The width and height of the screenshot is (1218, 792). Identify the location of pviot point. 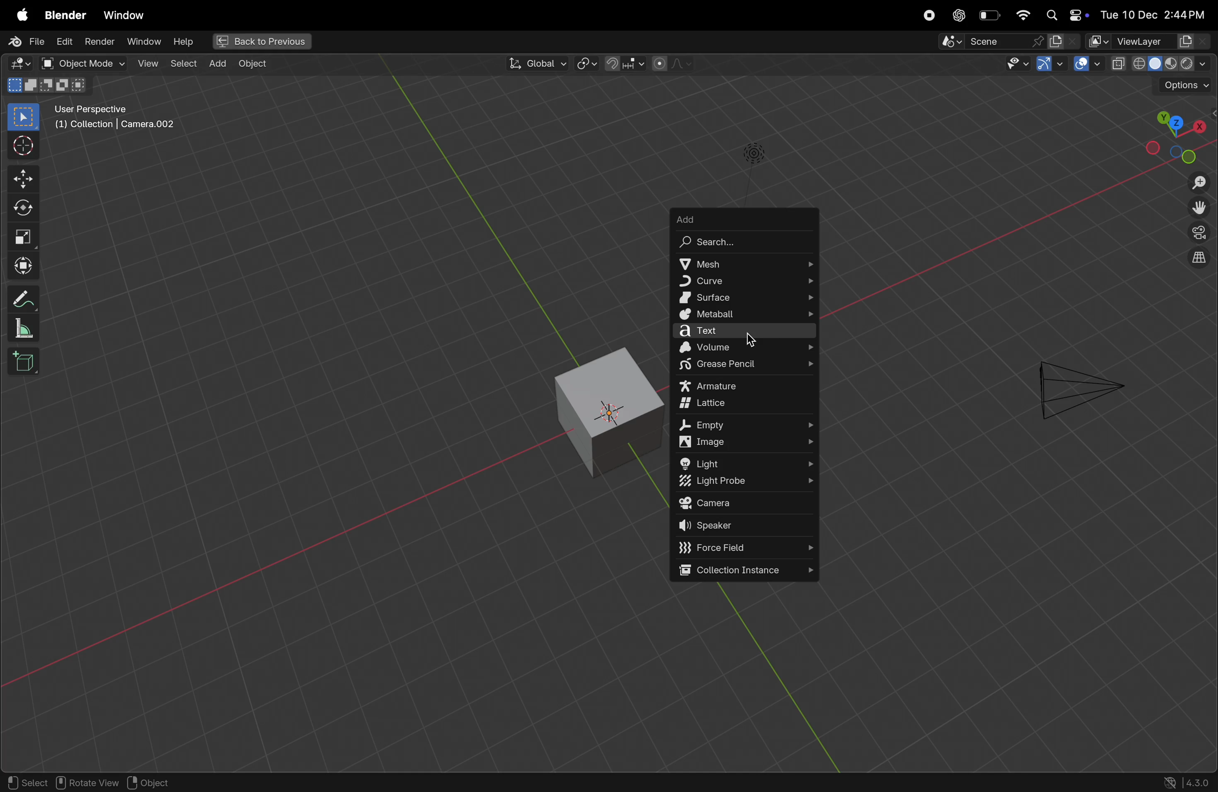
(584, 65).